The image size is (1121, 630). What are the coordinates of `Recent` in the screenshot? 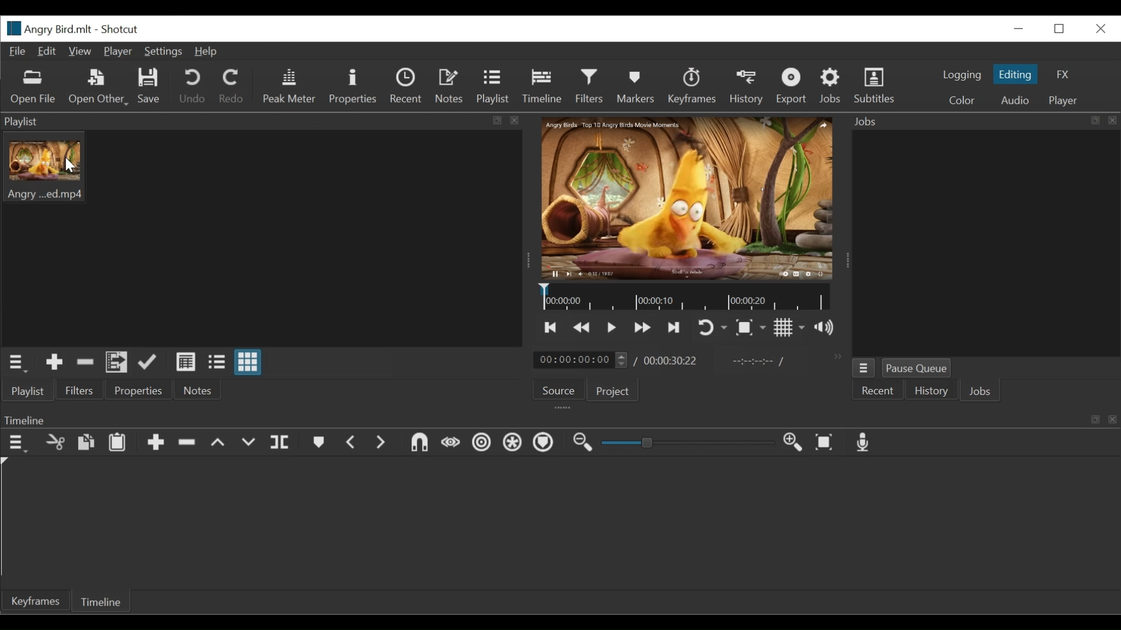 It's located at (878, 391).